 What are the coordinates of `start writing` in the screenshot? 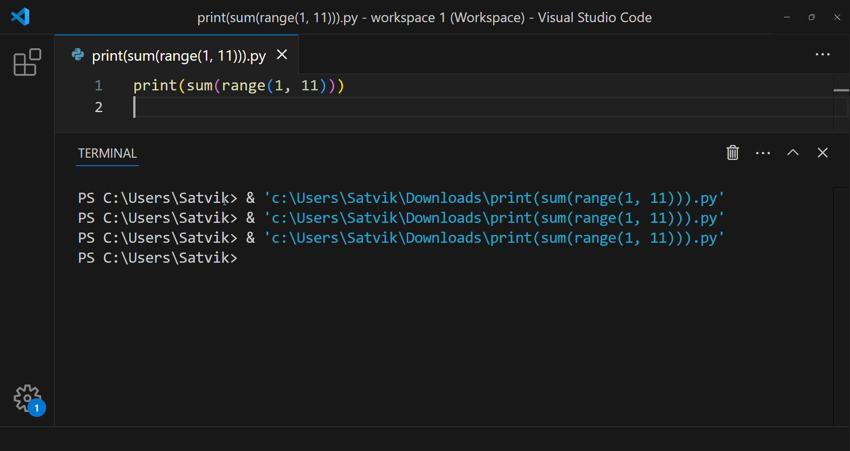 It's located at (135, 109).